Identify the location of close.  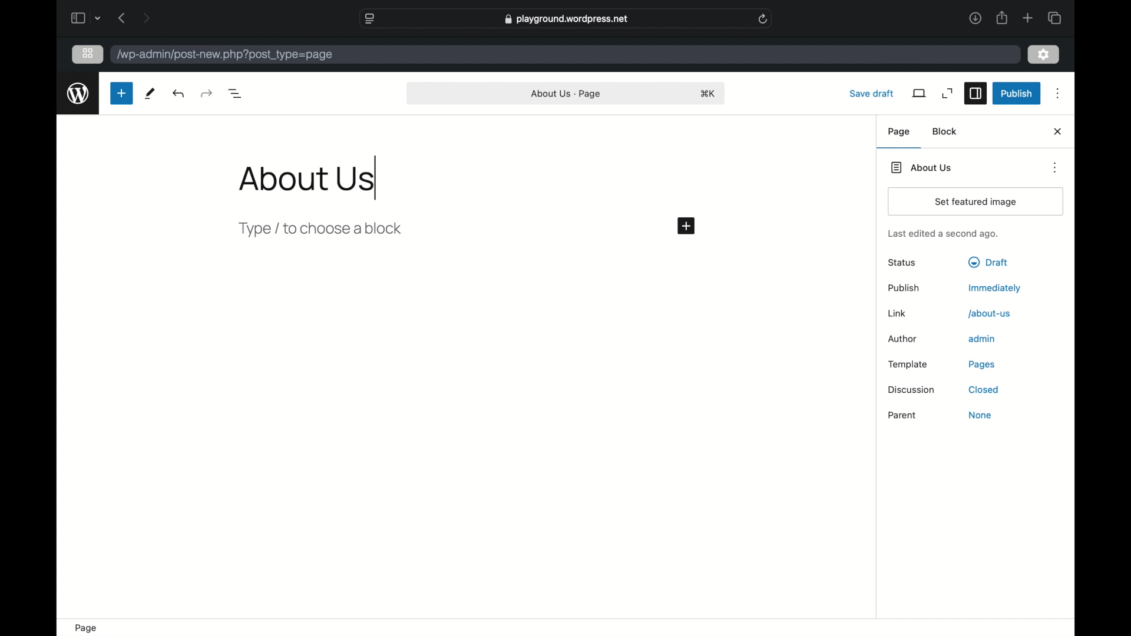
(1059, 132).